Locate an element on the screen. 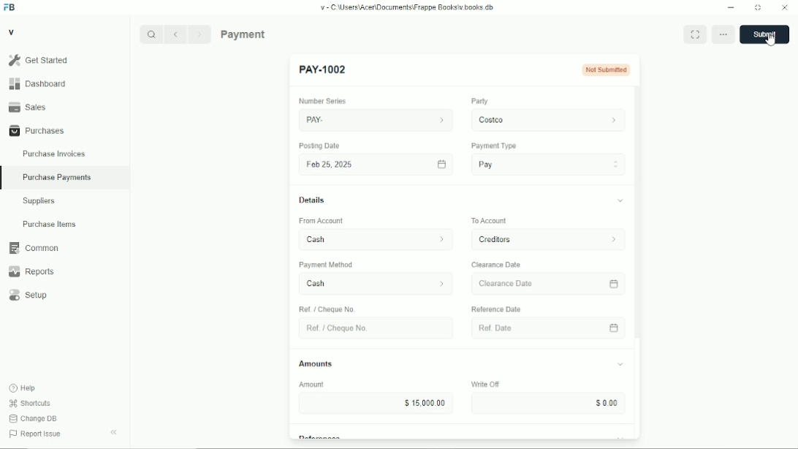  Report Issue is located at coordinates (36, 434).